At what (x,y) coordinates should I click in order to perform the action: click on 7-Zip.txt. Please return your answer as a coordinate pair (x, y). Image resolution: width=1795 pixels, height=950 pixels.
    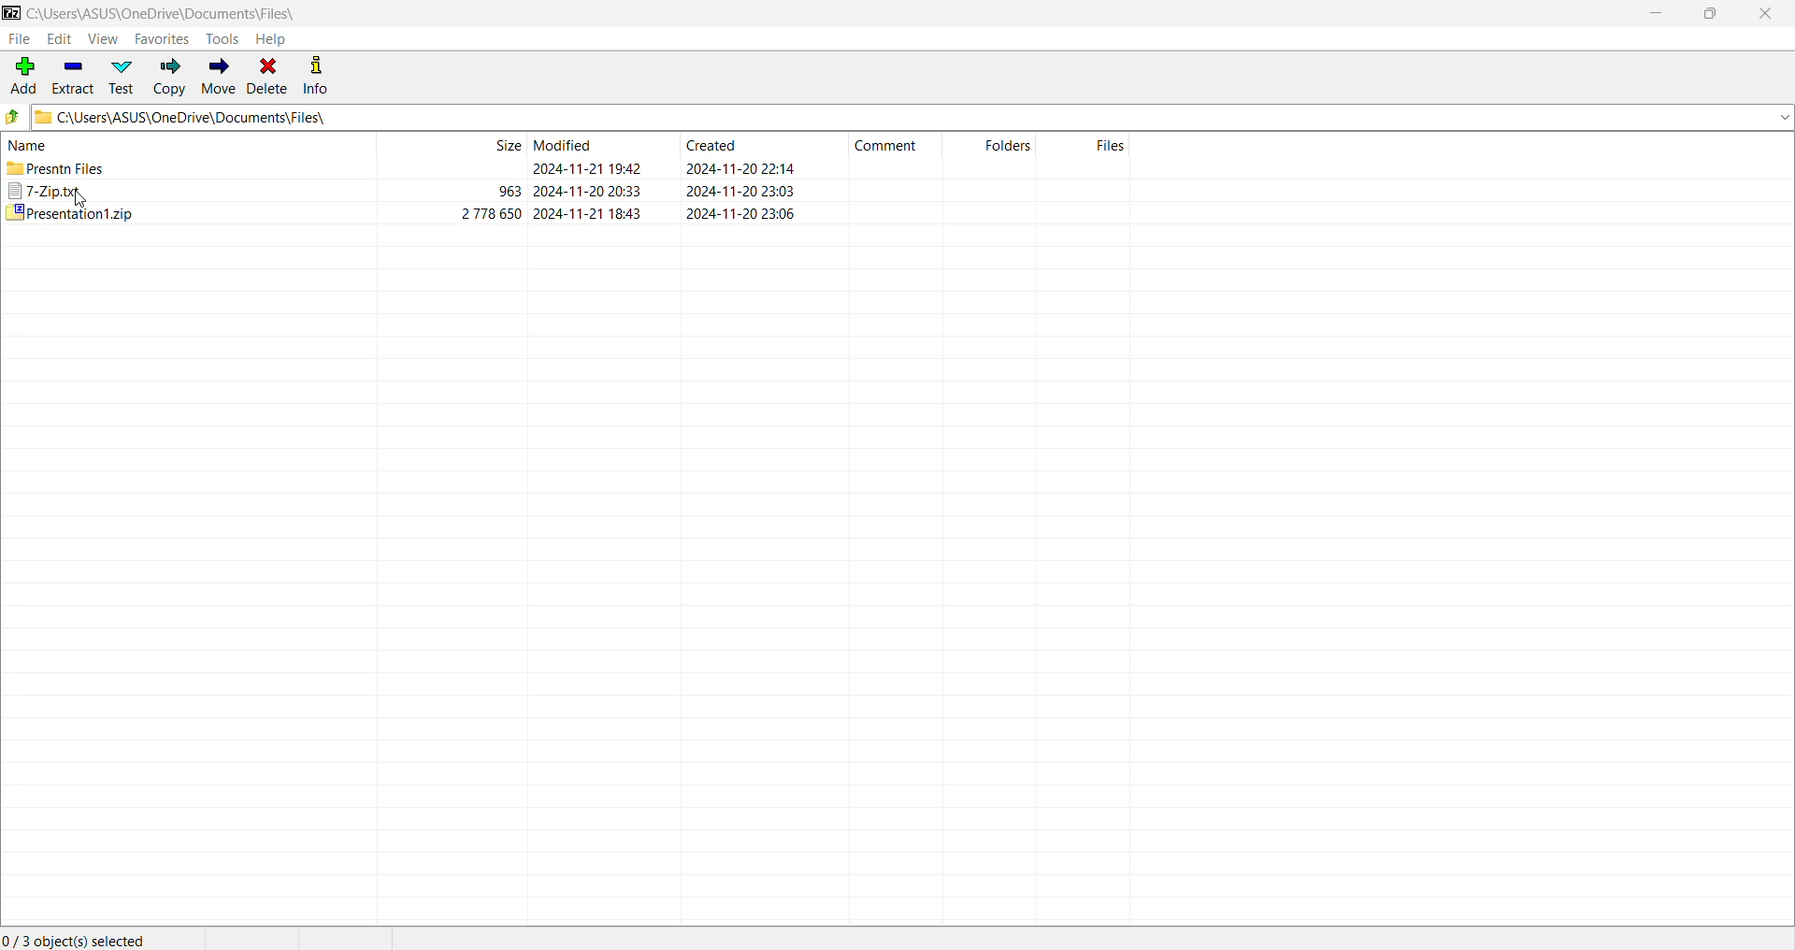
    Looking at the image, I should click on (44, 189).